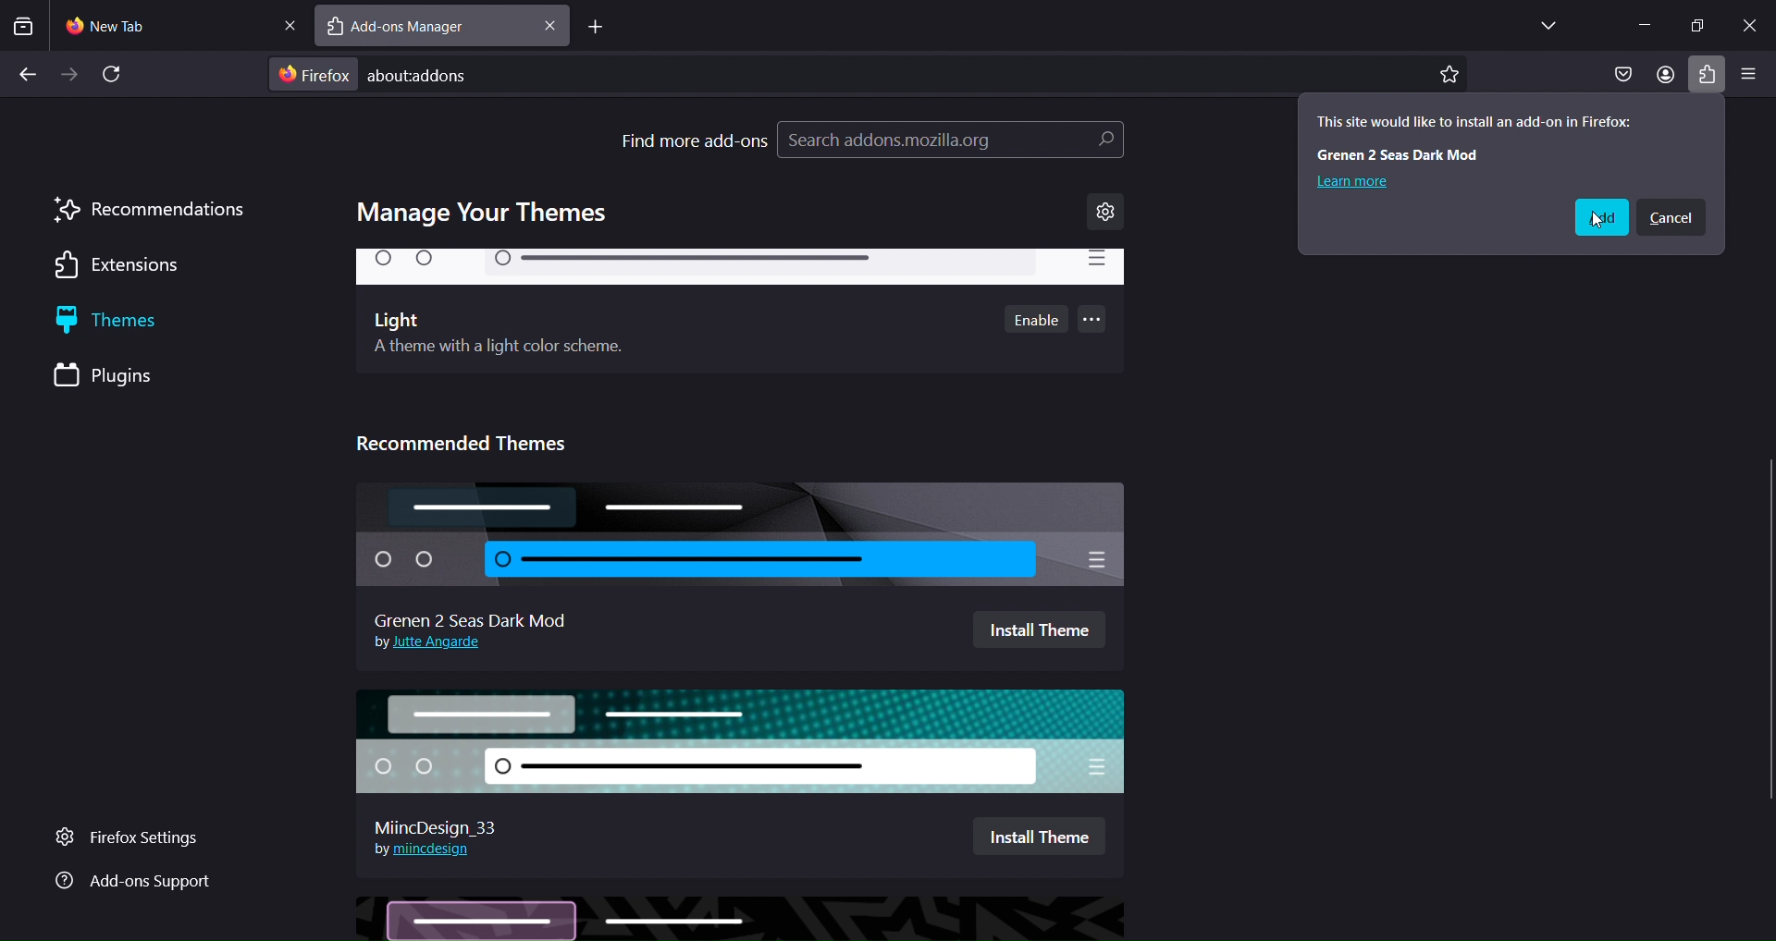  I want to click on minx design 33, so click(748, 740).